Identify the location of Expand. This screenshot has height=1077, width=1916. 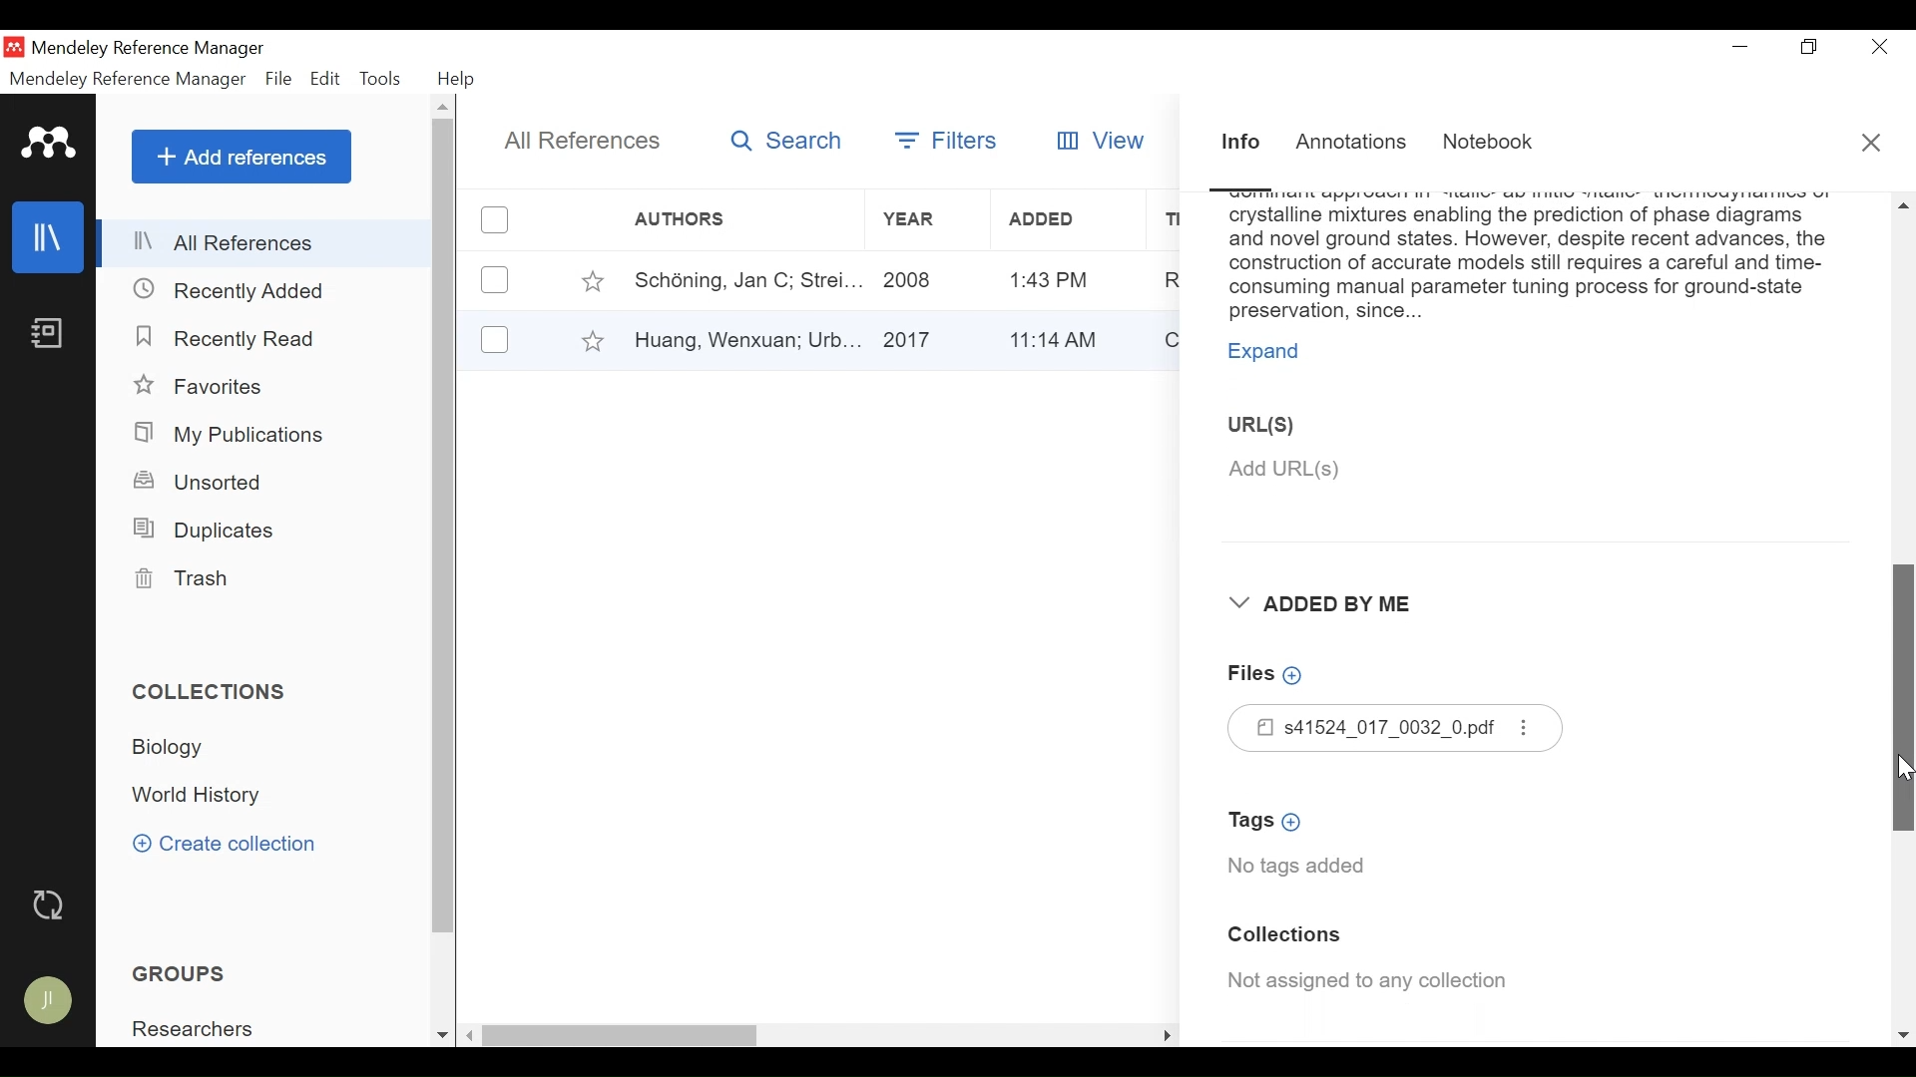
(1271, 354).